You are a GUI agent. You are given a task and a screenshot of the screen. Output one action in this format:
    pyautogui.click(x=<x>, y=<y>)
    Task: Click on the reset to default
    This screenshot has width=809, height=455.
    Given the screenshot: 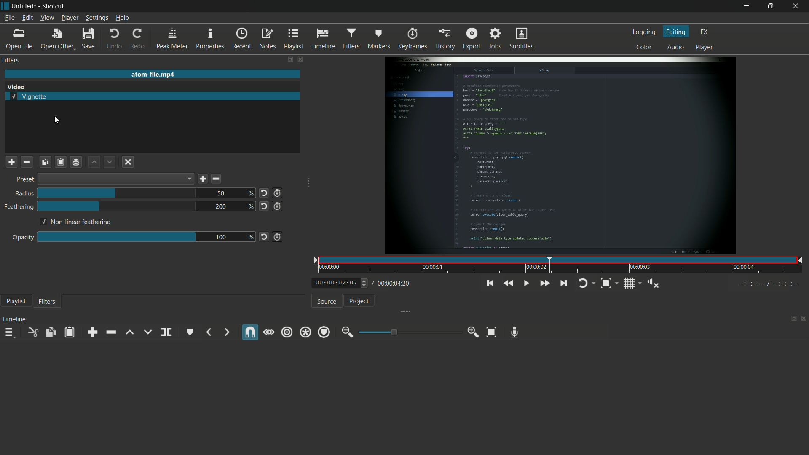 What is the action you would take?
    pyautogui.click(x=263, y=193)
    